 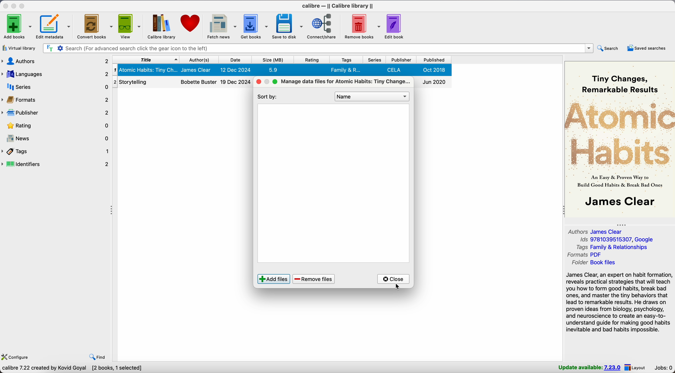 What do you see at coordinates (318, 48) in the screenshot?
I see `search bar` at bounding box center [318, 48].